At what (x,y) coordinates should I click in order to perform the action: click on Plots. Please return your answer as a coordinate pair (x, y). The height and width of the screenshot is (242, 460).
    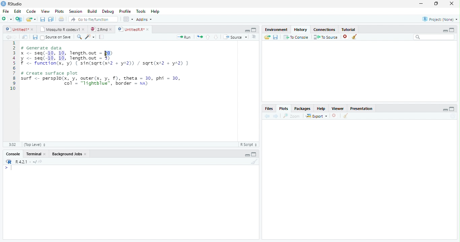
    Looking at the image, I should click on (59, 11).